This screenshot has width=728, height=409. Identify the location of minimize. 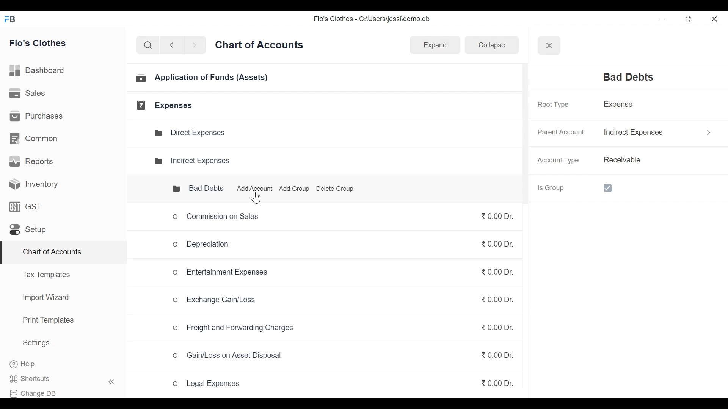
(664, 19).